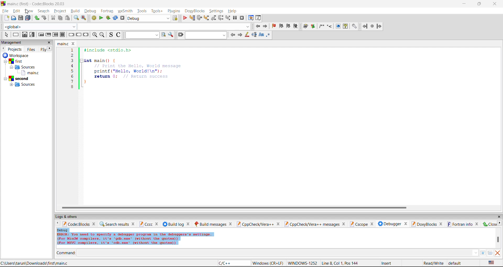 This screenshot has height=267, width=503. Describe the element at coordinates (6, 18) in the screenshot. I see `new` at that location.